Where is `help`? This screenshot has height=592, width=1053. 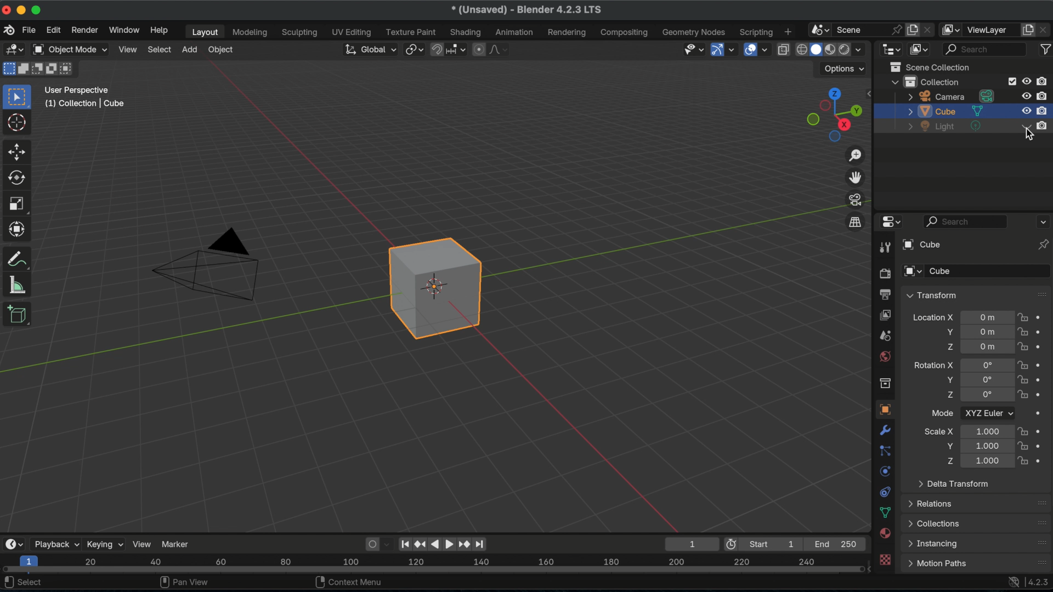 help is located at coordinates (160, 30).